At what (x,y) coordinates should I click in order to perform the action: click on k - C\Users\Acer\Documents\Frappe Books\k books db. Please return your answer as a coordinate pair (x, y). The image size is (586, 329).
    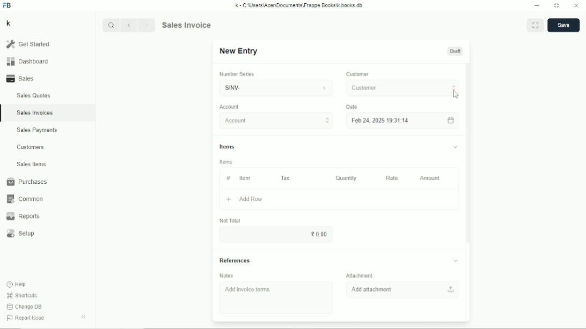
    Looking at the image, I should click on (300, 5).